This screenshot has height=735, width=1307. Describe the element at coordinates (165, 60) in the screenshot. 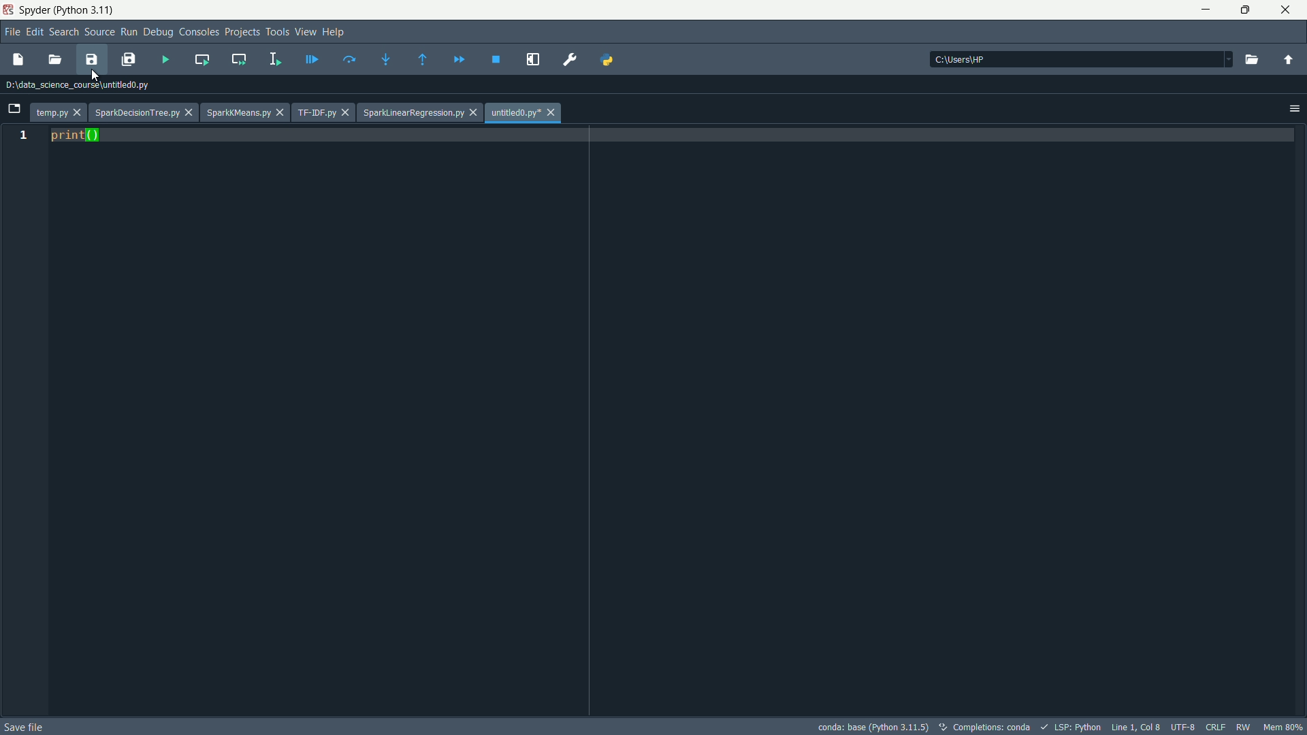

I see `run file` at that location.